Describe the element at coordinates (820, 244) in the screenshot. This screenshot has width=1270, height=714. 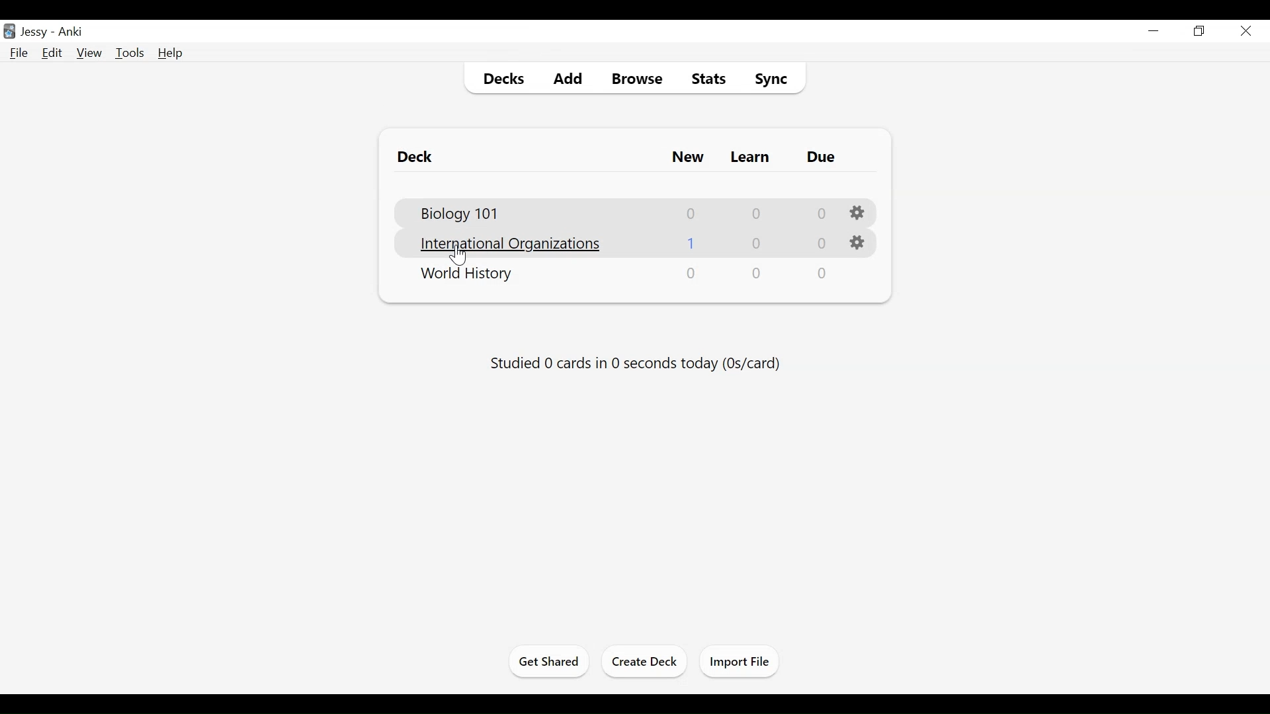
I see `0` at that location.